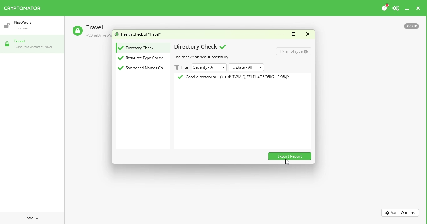 This screenshot has width=427, height=224. I want to click on Locked, so click(411, 26).